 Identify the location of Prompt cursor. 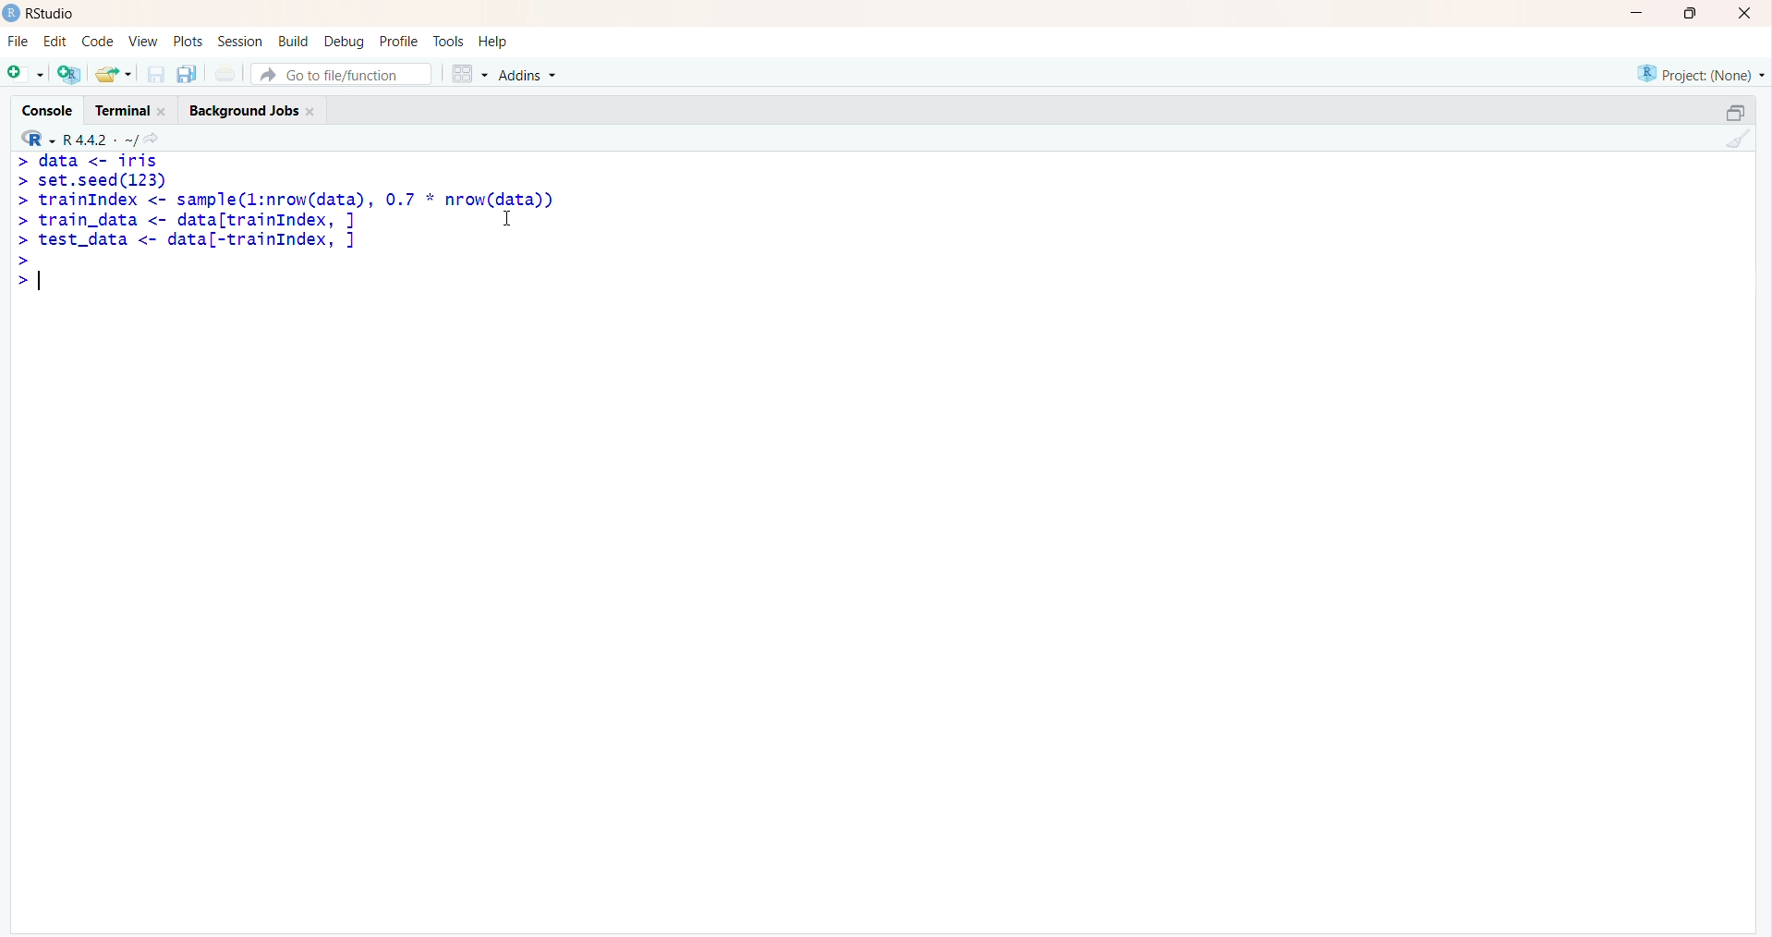
(25, 260).